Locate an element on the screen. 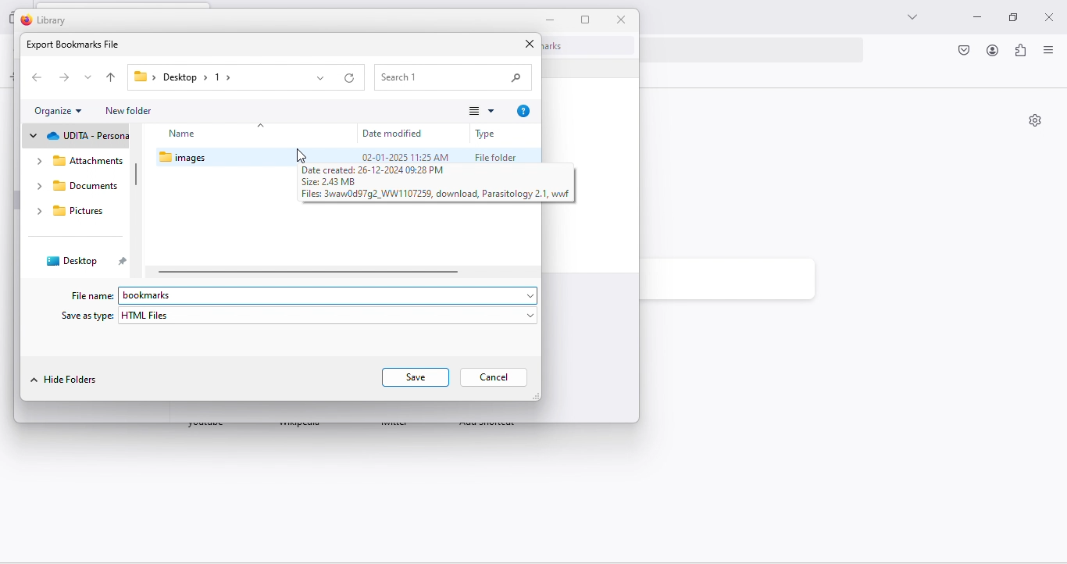 Image resolution: width=1067 pixels, height=564 pixels. 02-01-2025 11:25 AM is located at coordinates (404, 156).